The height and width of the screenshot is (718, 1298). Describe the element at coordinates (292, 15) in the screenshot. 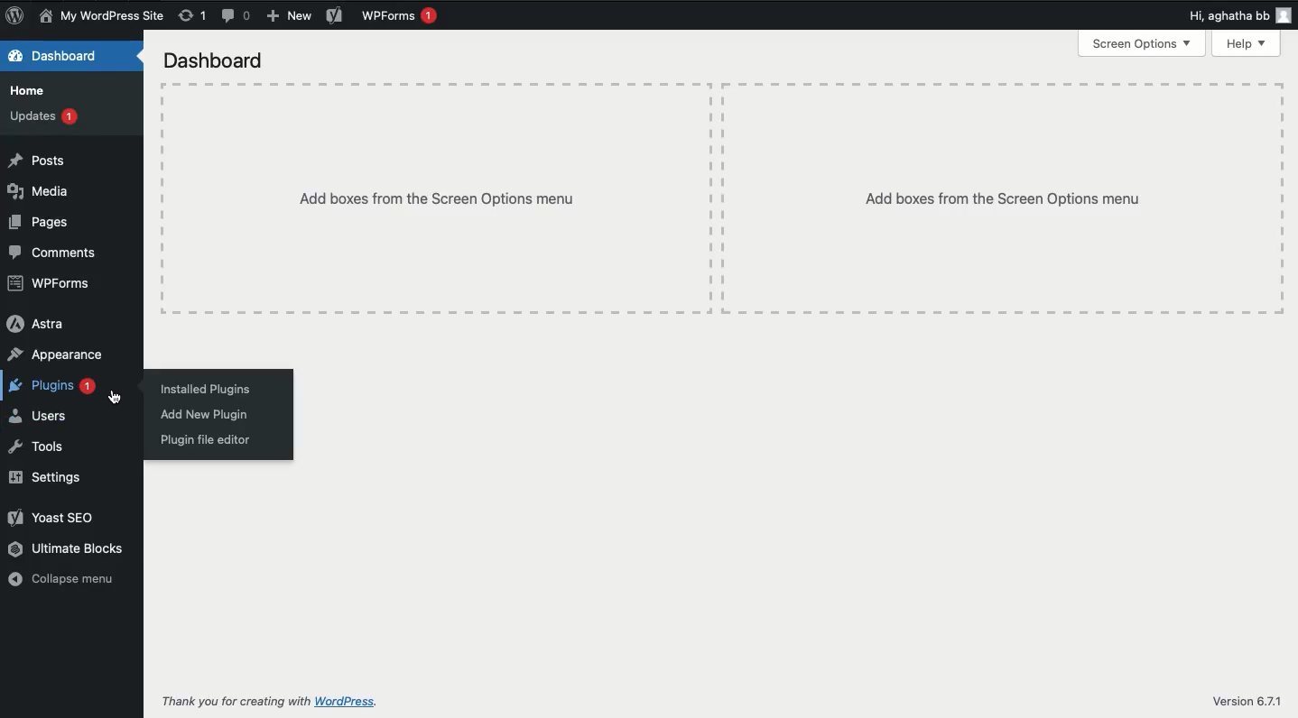

I see `New` at that location.